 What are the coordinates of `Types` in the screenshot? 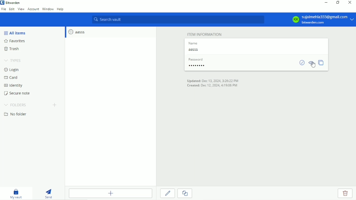 It's located at (13, 60).